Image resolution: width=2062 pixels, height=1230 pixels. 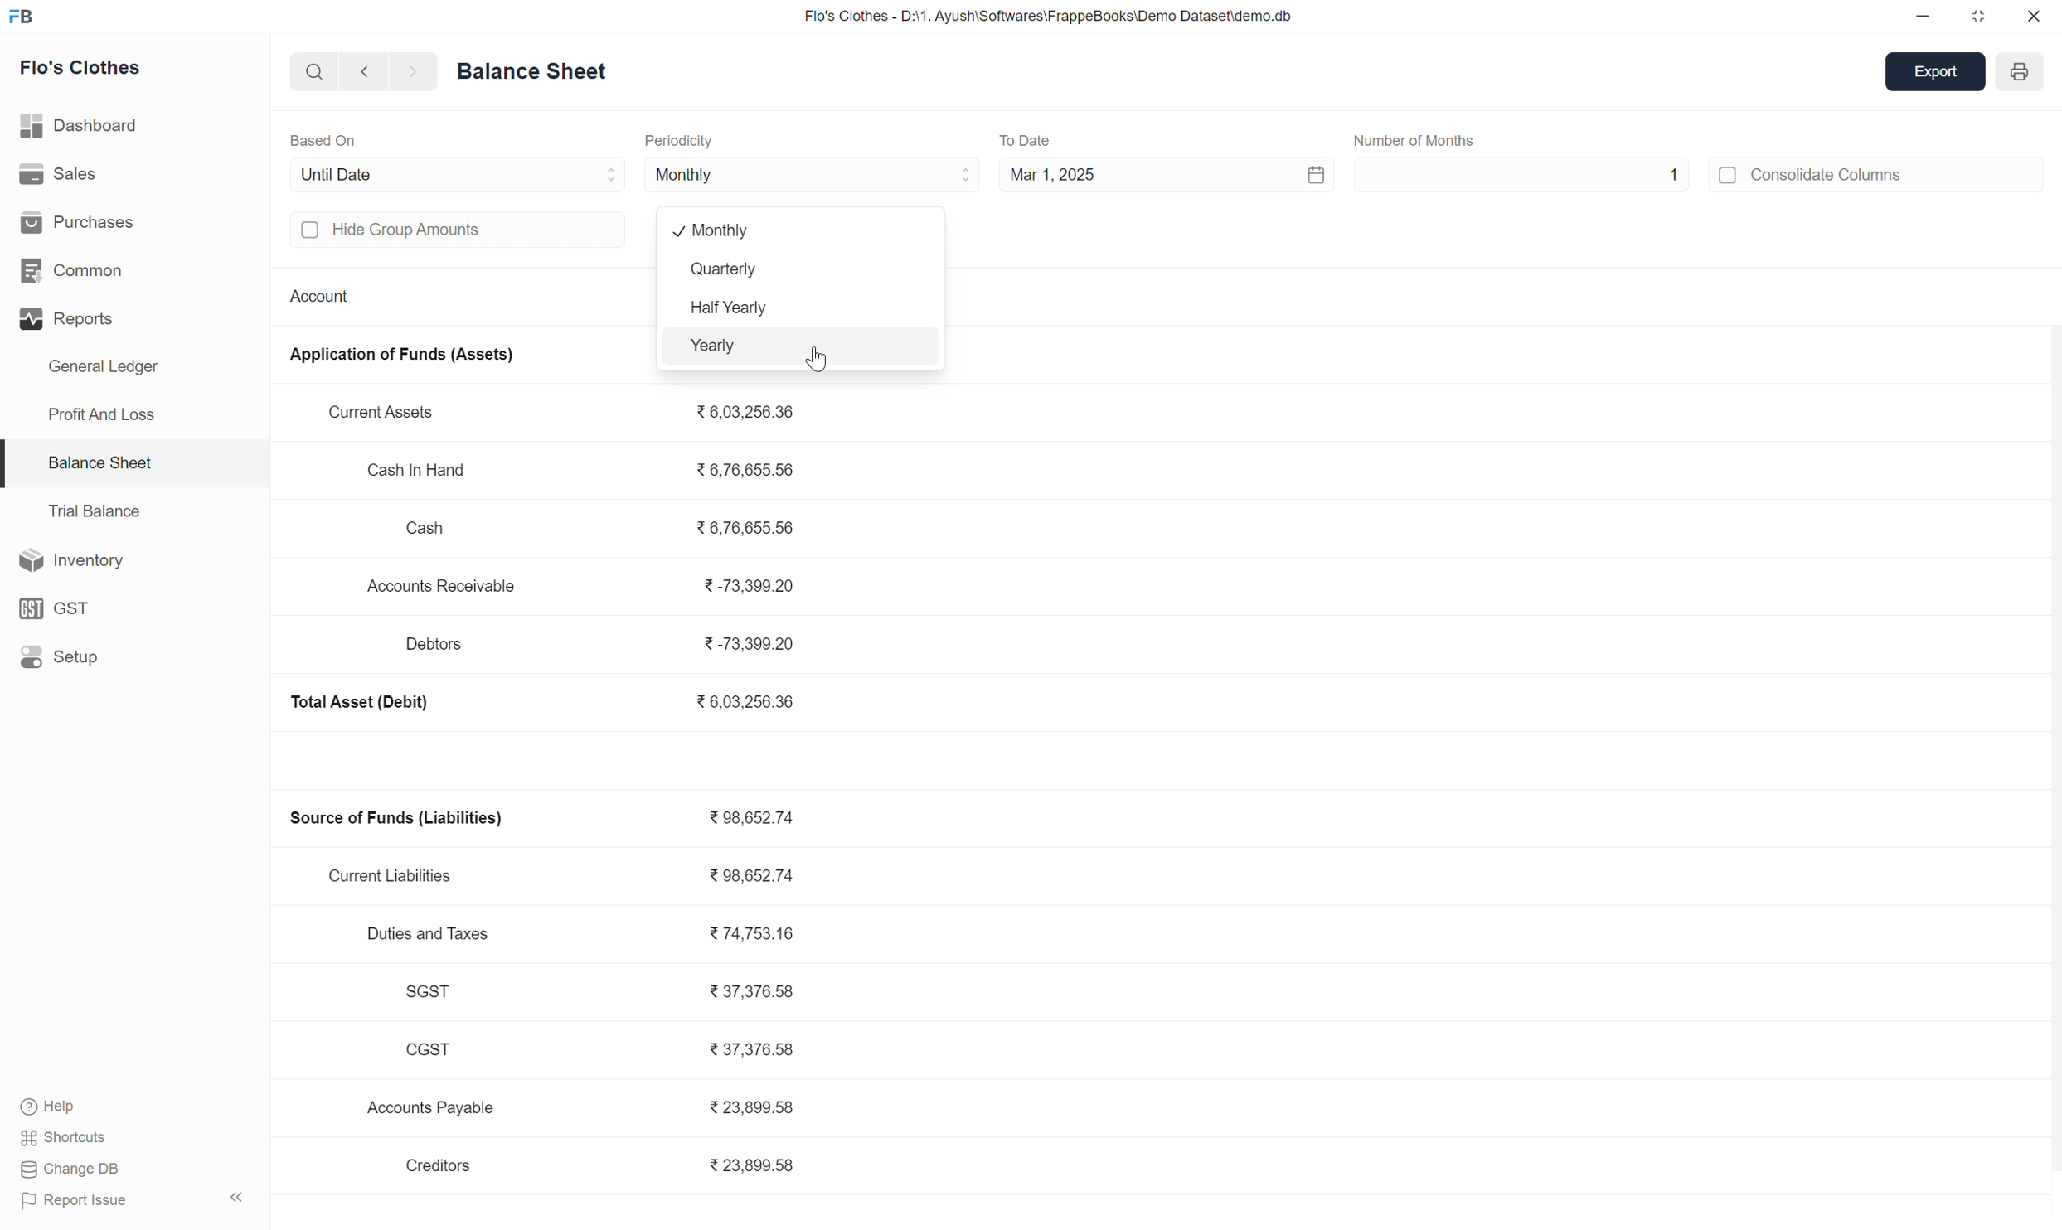 What do you see at coordinates (68, 1138) in the screenshot?
I see `Shortcuts` at bounding box center [68, 1138].